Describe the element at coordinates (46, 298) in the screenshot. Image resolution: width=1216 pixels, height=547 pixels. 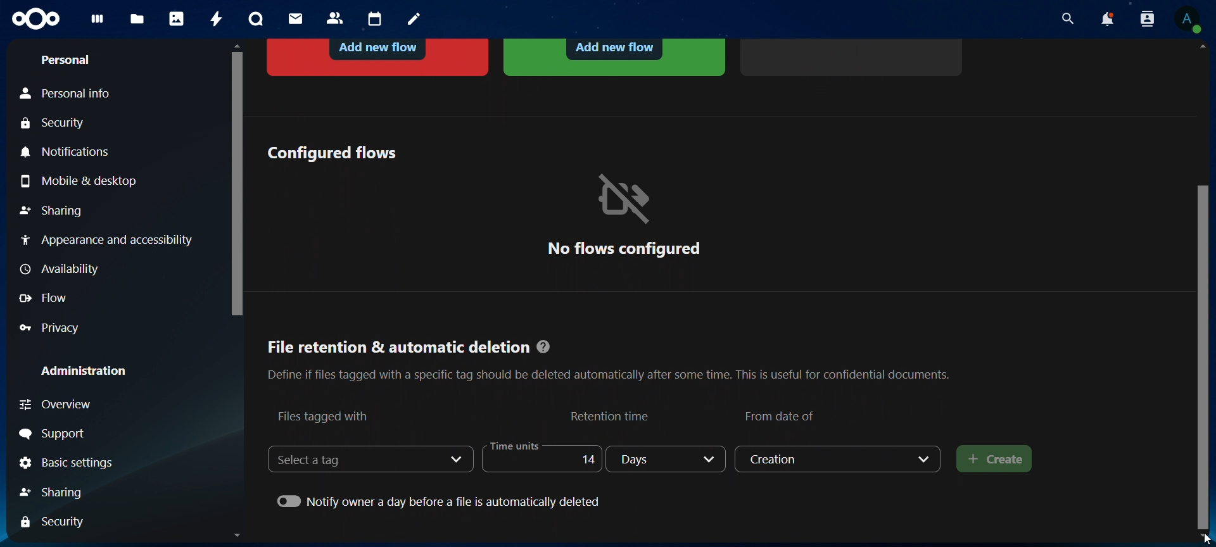
I see `flow` at that location.